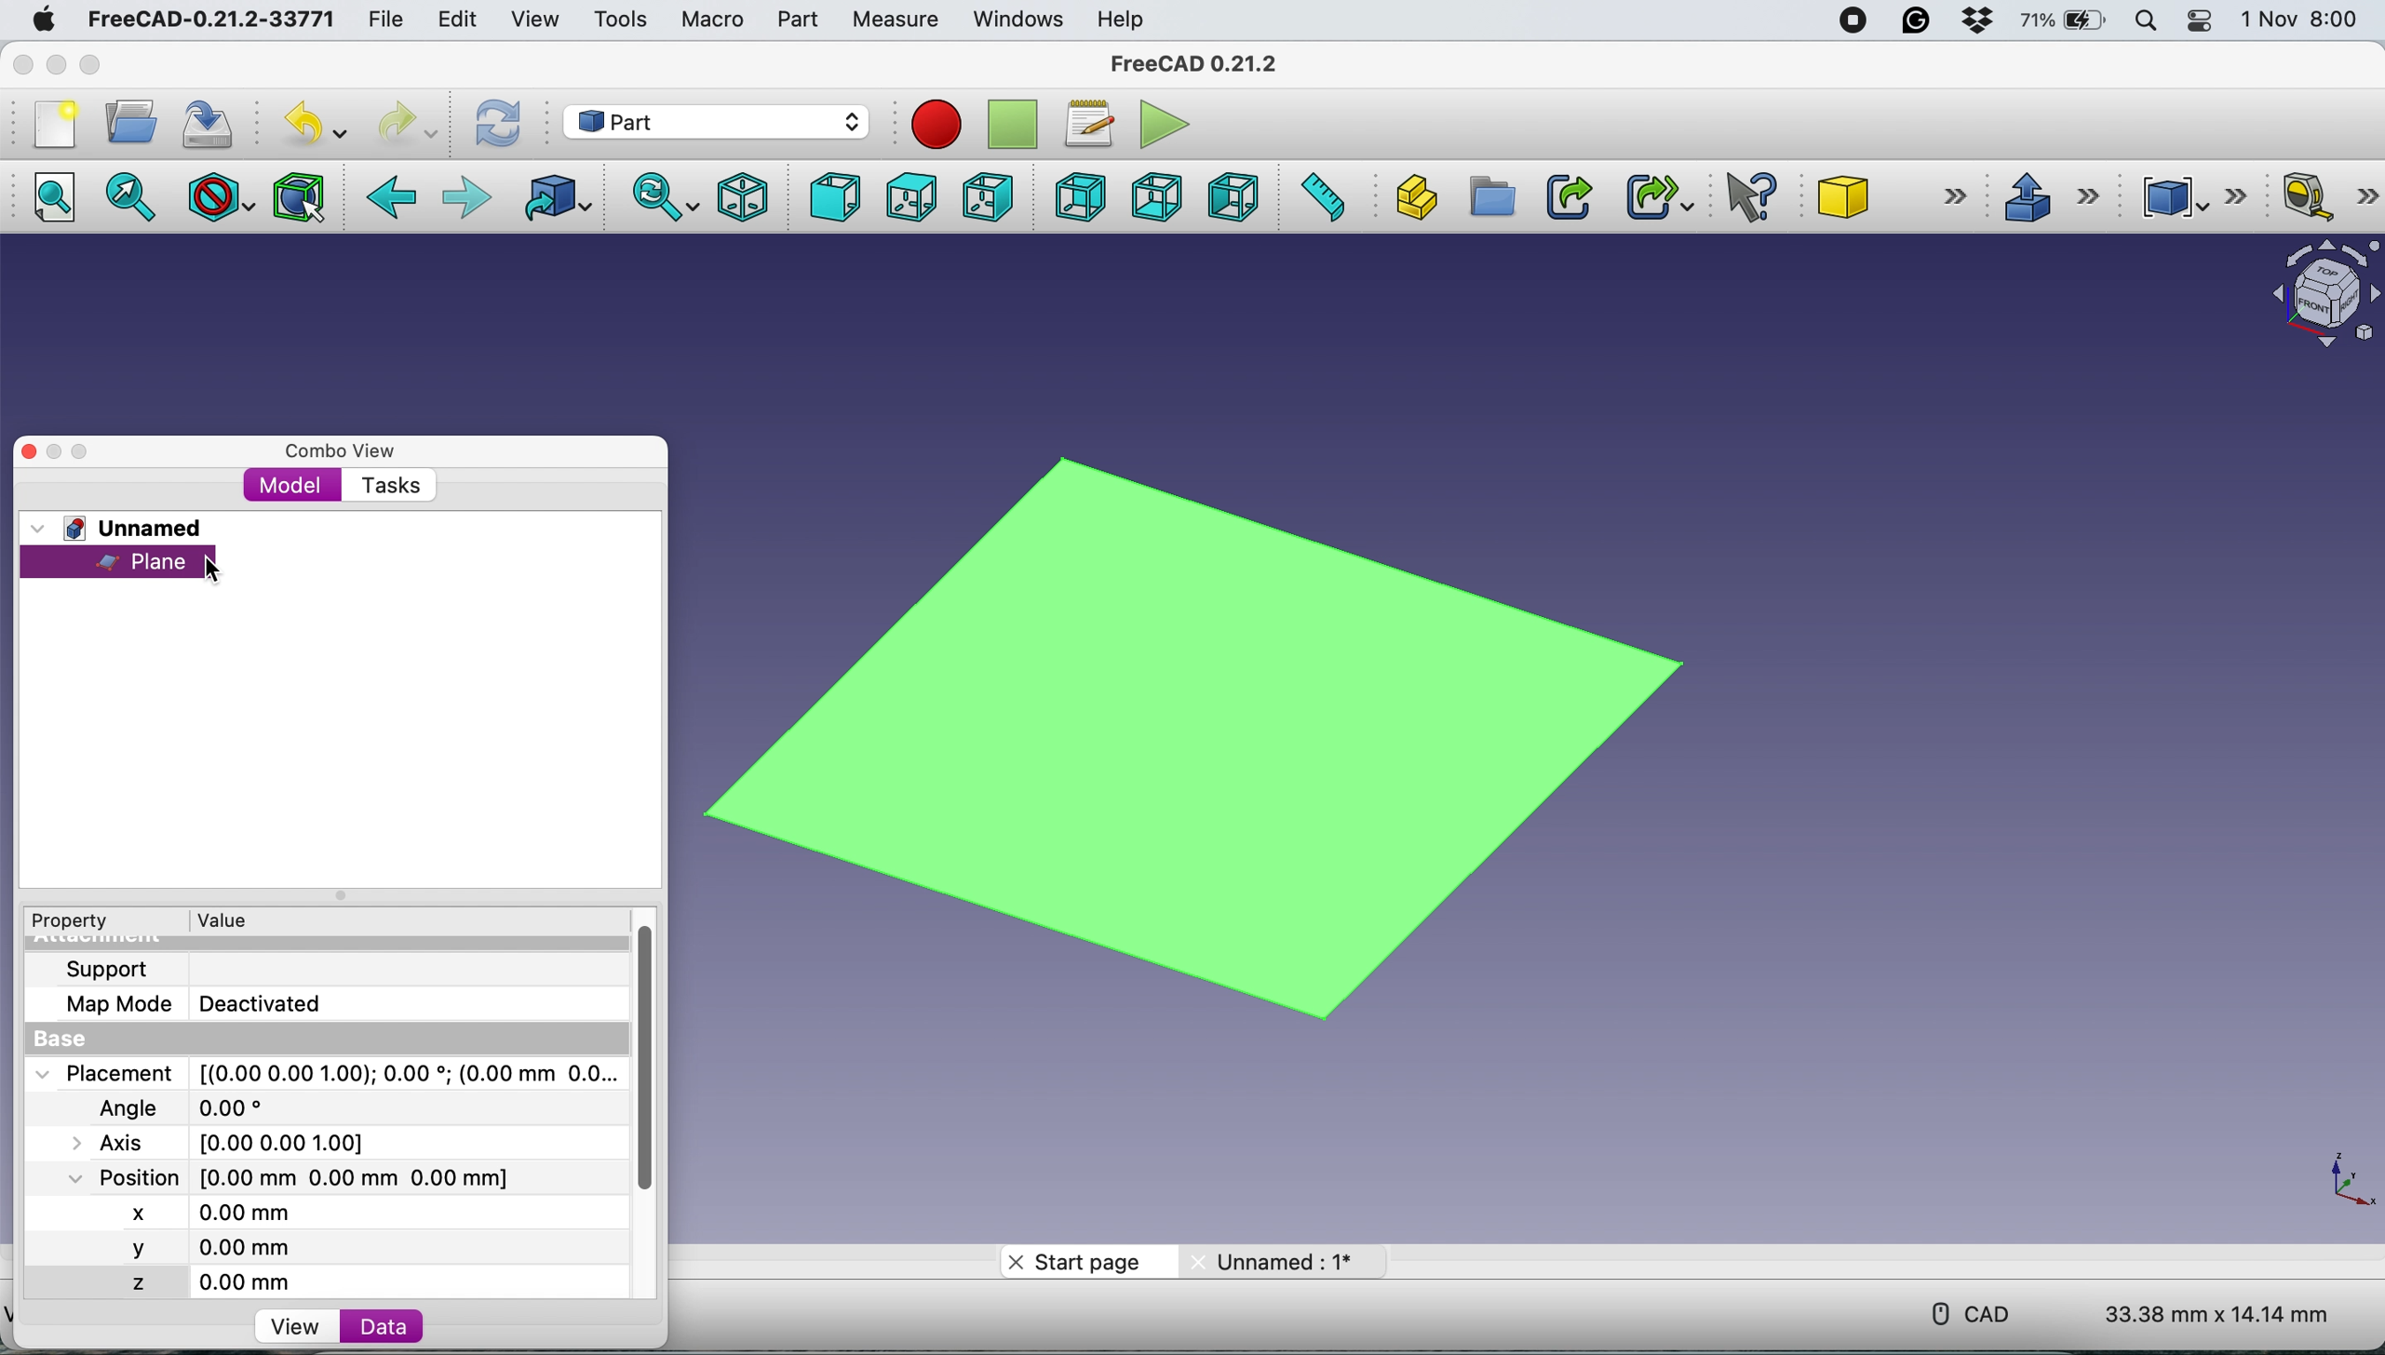 The height and width of the screenshot is (1355, 2385). What do you see at coordinates (2056, 197) in the screenshot?
I see `extrude` at bounding box center [2056, 197].